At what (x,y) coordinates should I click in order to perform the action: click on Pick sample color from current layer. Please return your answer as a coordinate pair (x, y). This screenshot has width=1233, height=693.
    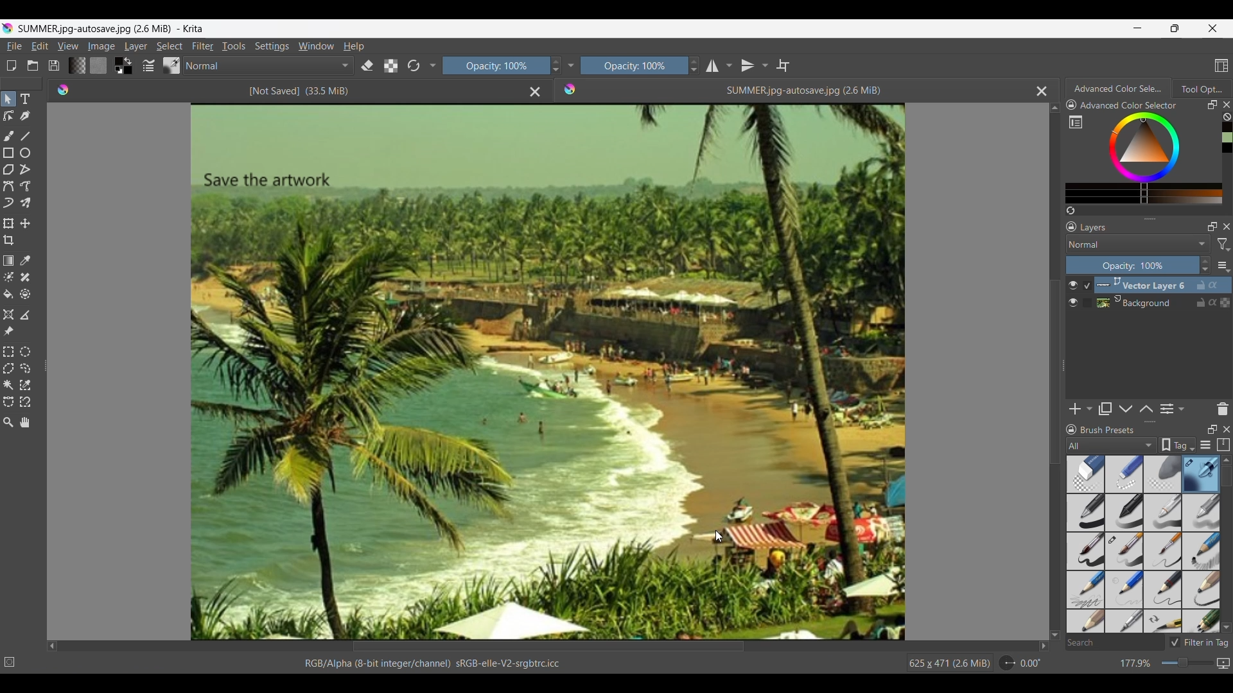
    Looking at the image, I should click on (26, 260).